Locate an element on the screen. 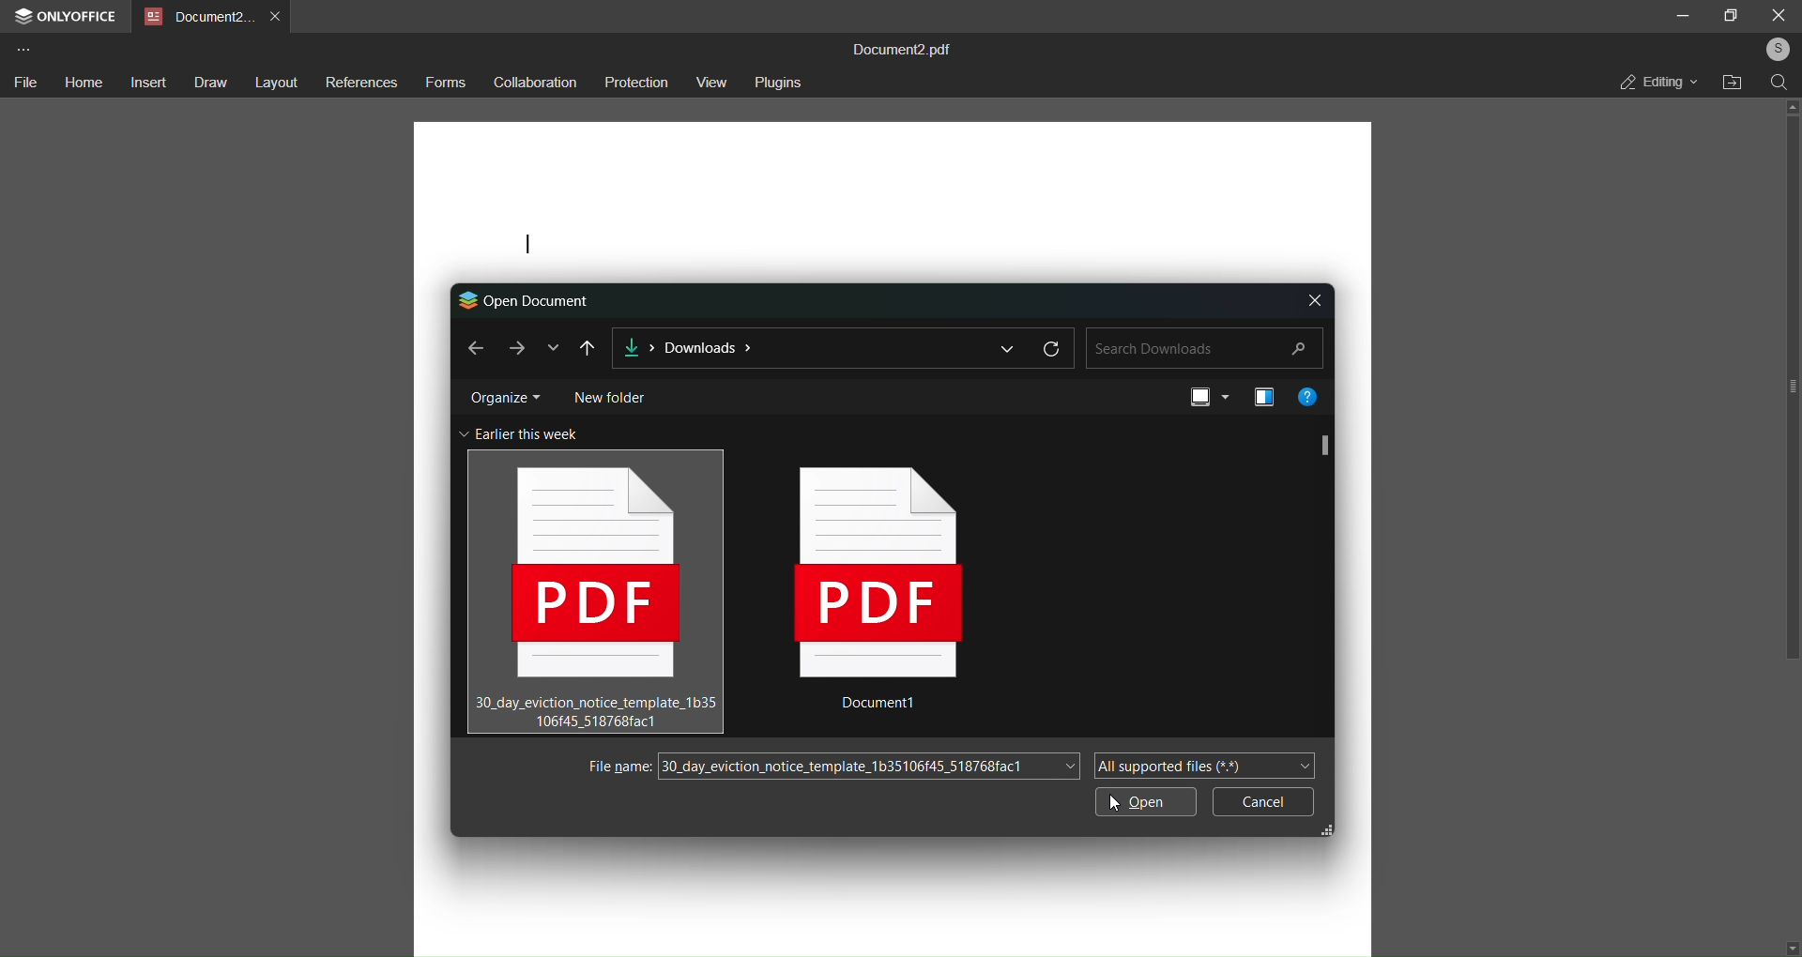  text cursor is located at coordinates (527, 246).